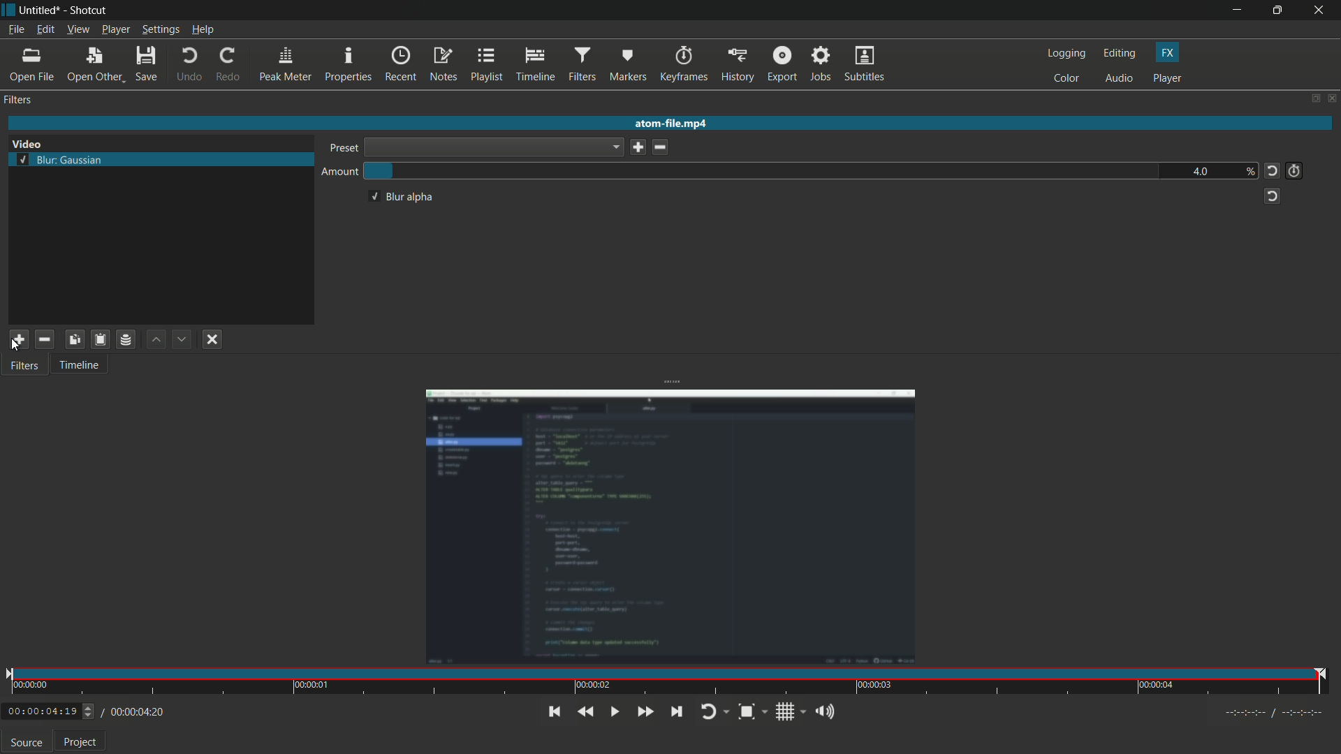 Image resolution: width=1341 pixels, height=754 pixels. Describe the element at coordinates (672, 528) in the screenshot. I see `blurred video` at that location.